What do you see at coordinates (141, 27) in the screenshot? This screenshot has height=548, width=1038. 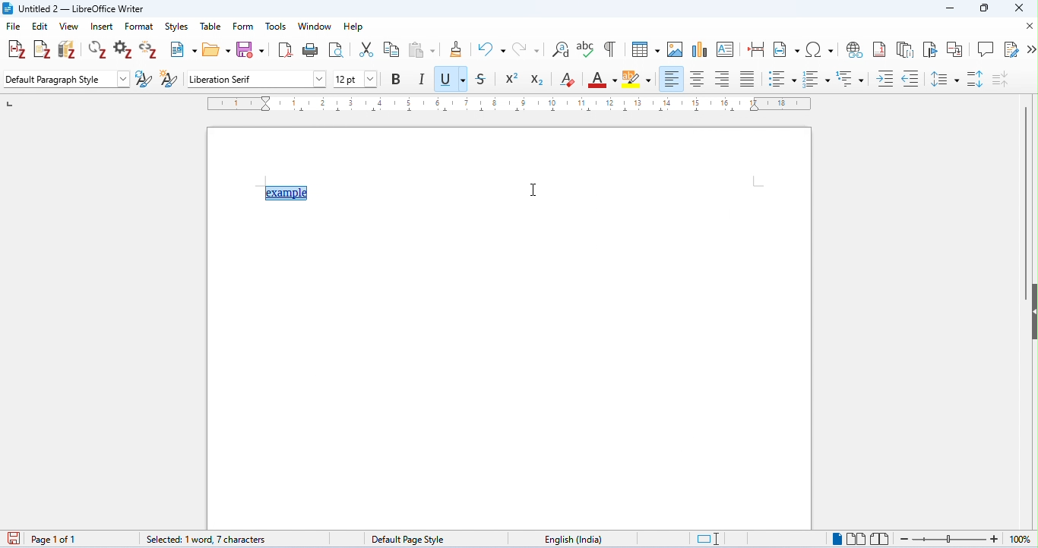 I see `format` at bounding box center [141, 27].